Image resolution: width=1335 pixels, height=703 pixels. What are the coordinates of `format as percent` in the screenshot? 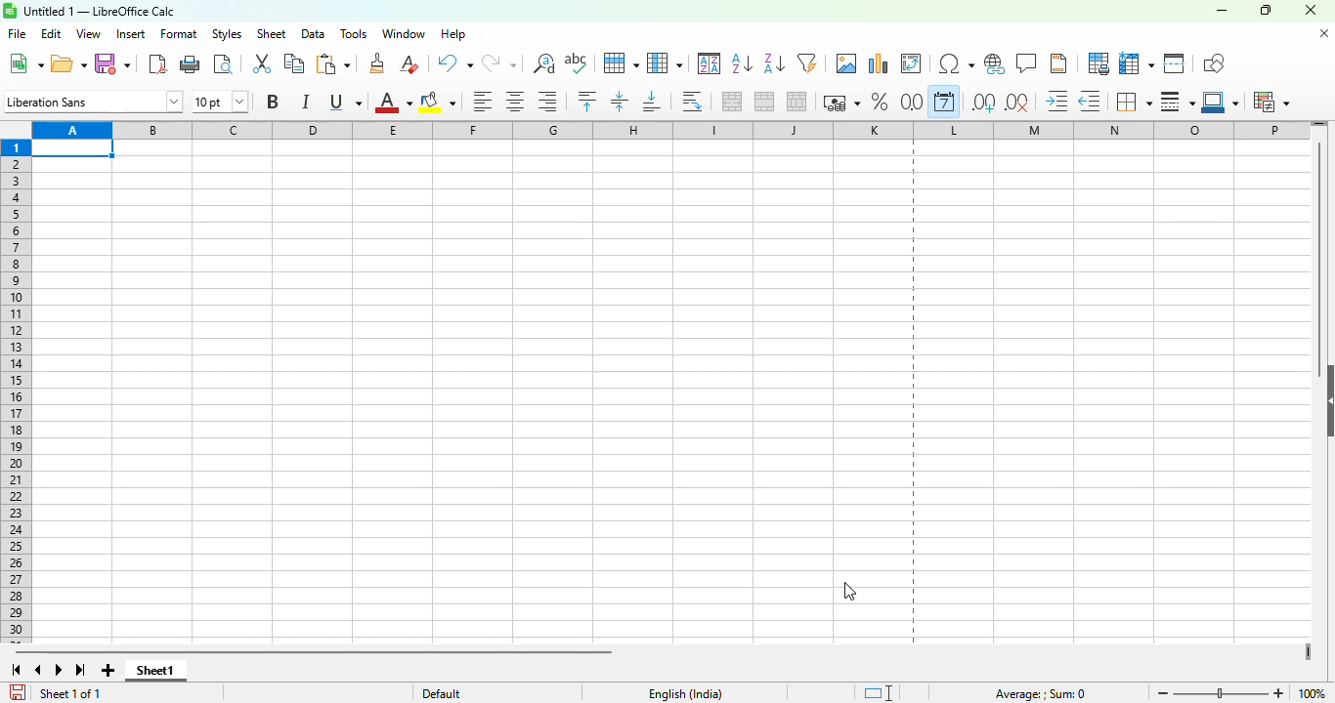 It's located at (881, 102).